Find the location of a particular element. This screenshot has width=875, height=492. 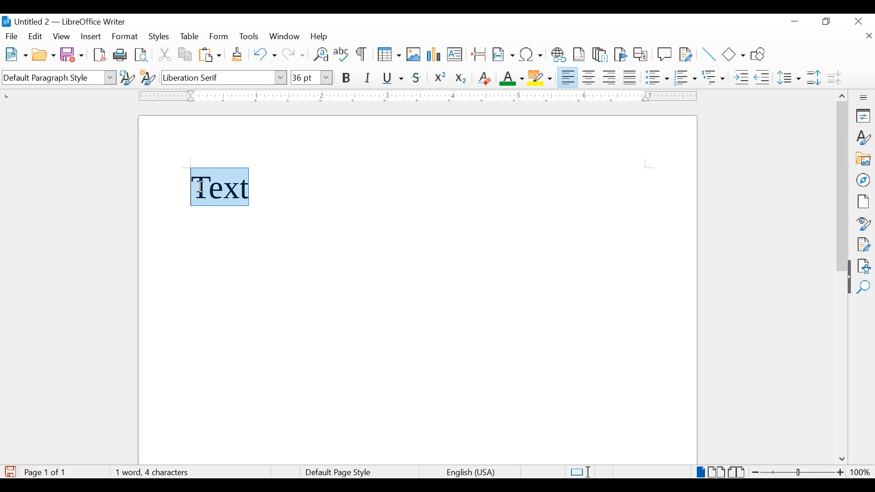

tools is located at coordinates (249, 36).